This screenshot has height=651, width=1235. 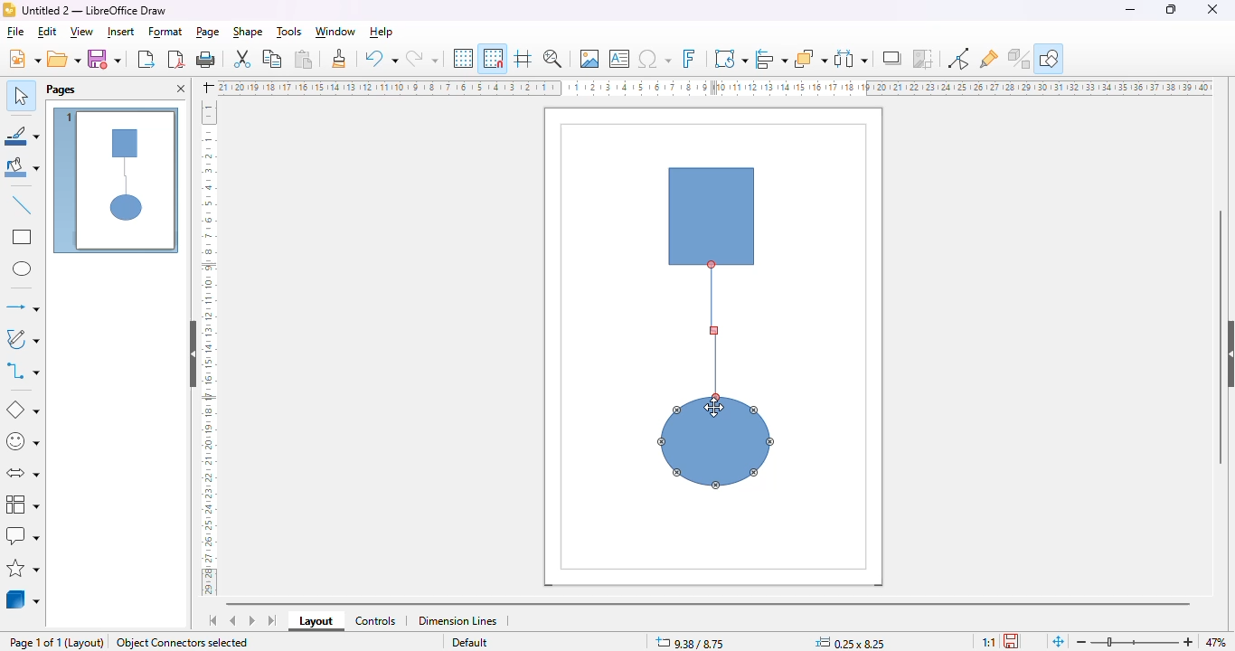 What do you see at coordinates (893, 59) in the screenshot?
I see `shadow` at bounding box center [893, 59].